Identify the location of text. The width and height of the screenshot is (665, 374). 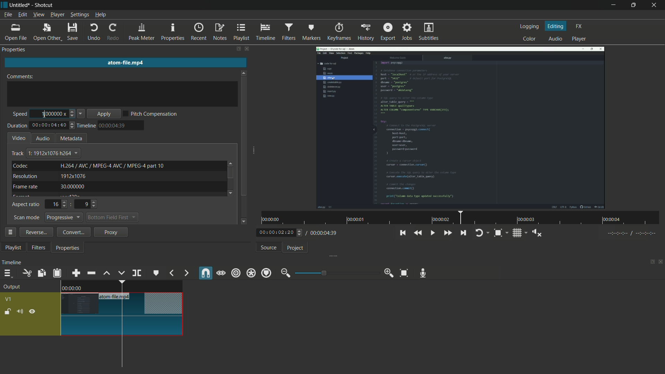
(53, 153).